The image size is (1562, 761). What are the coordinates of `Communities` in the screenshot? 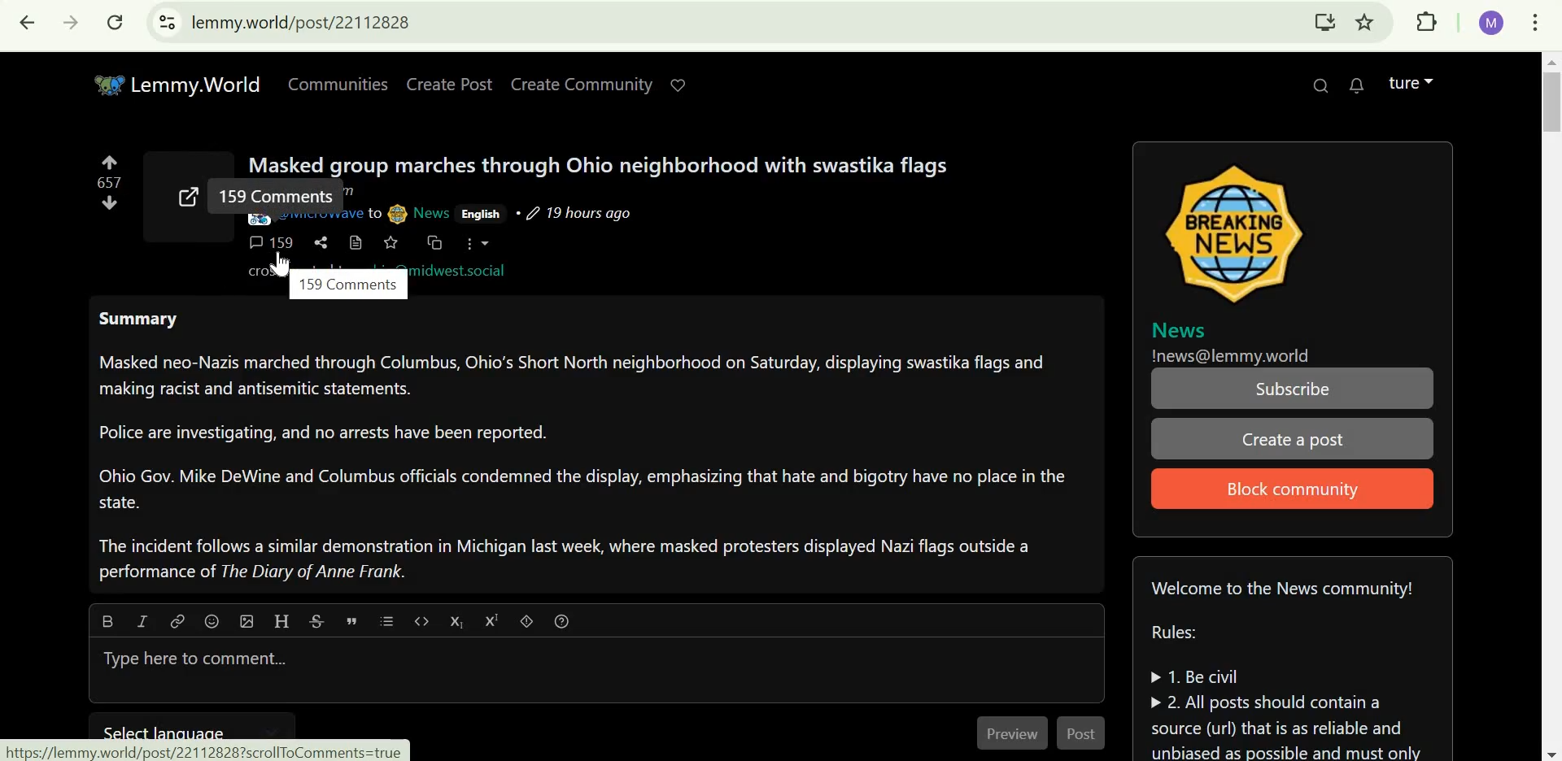 It's located at (338, 82).